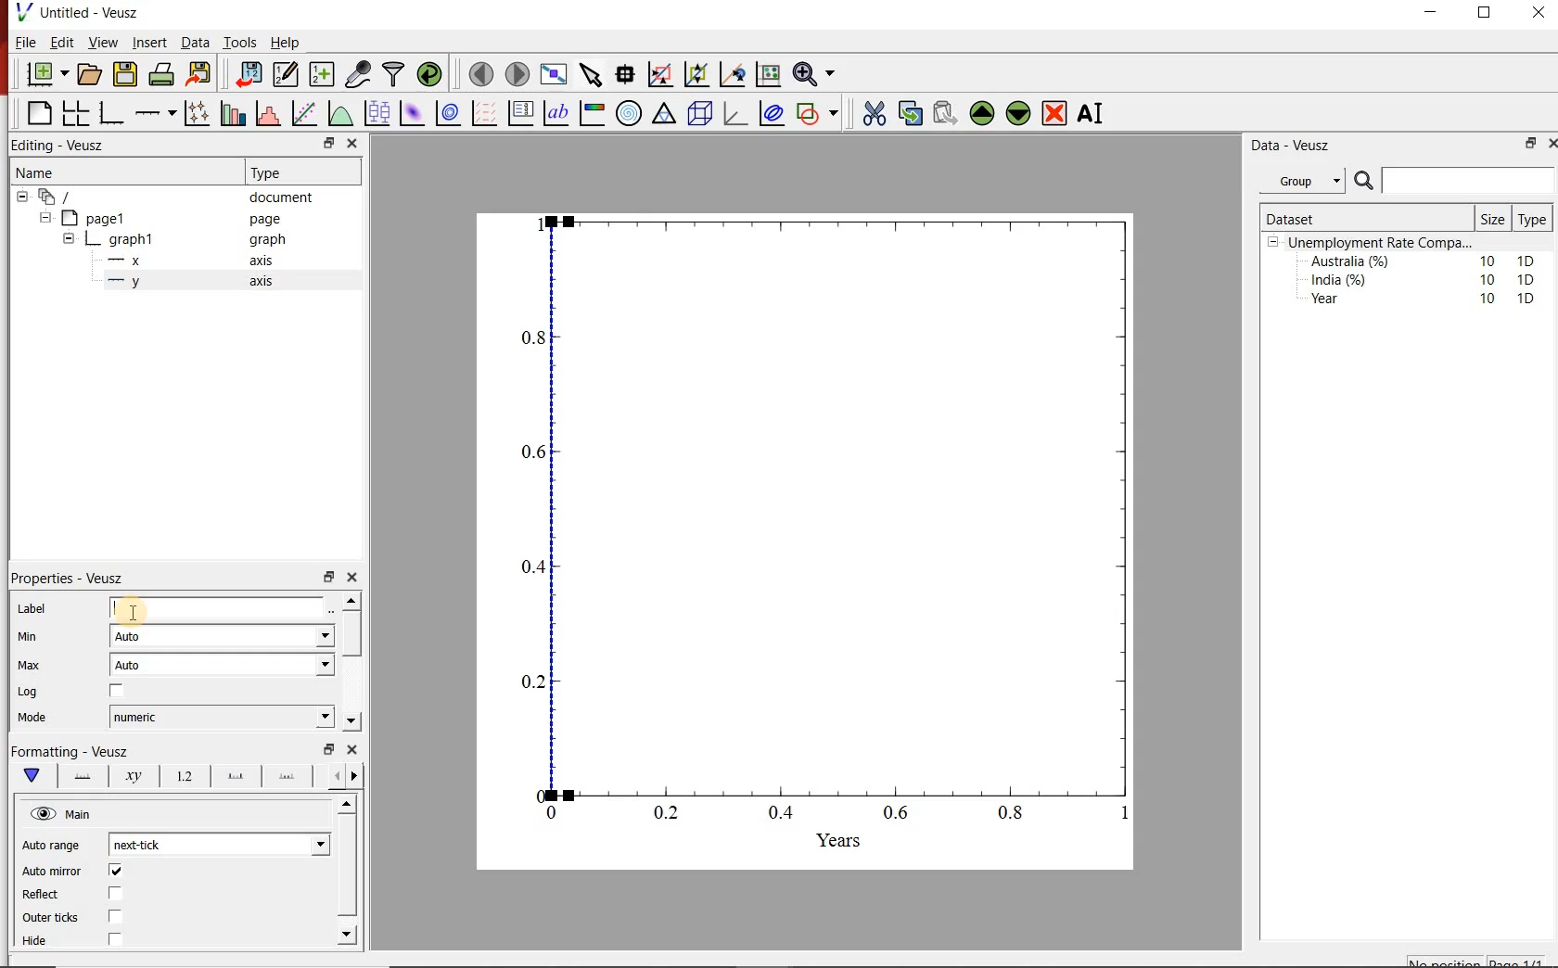 The image size is (1558, 968). Describe the element at coordinates (1094, 113) in the screenshot. I see `rename the widgets` at that location.